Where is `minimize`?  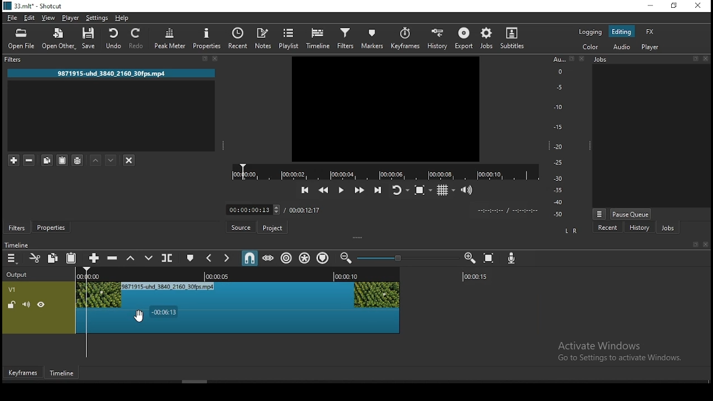
minimize is located at coordinates (650, 6).